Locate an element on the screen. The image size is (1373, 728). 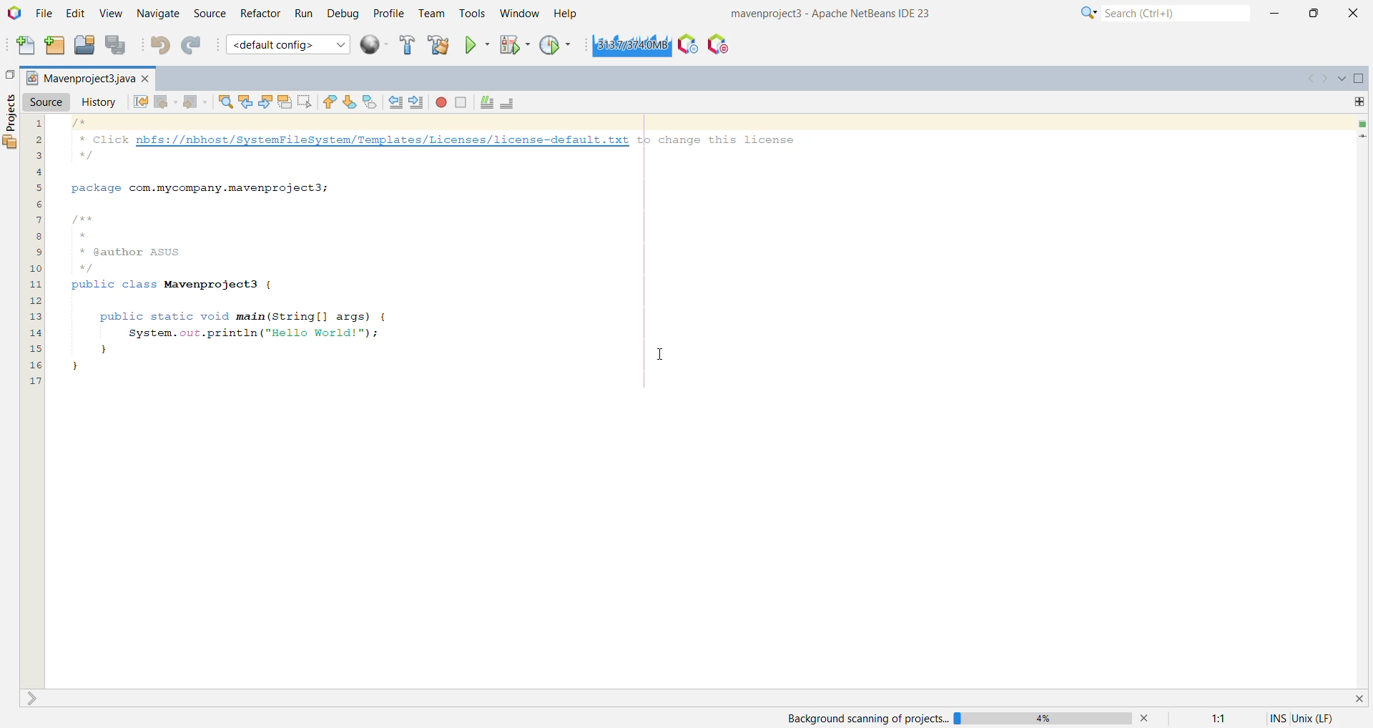
Start Macro Recording is located at coordinates (442, 103).